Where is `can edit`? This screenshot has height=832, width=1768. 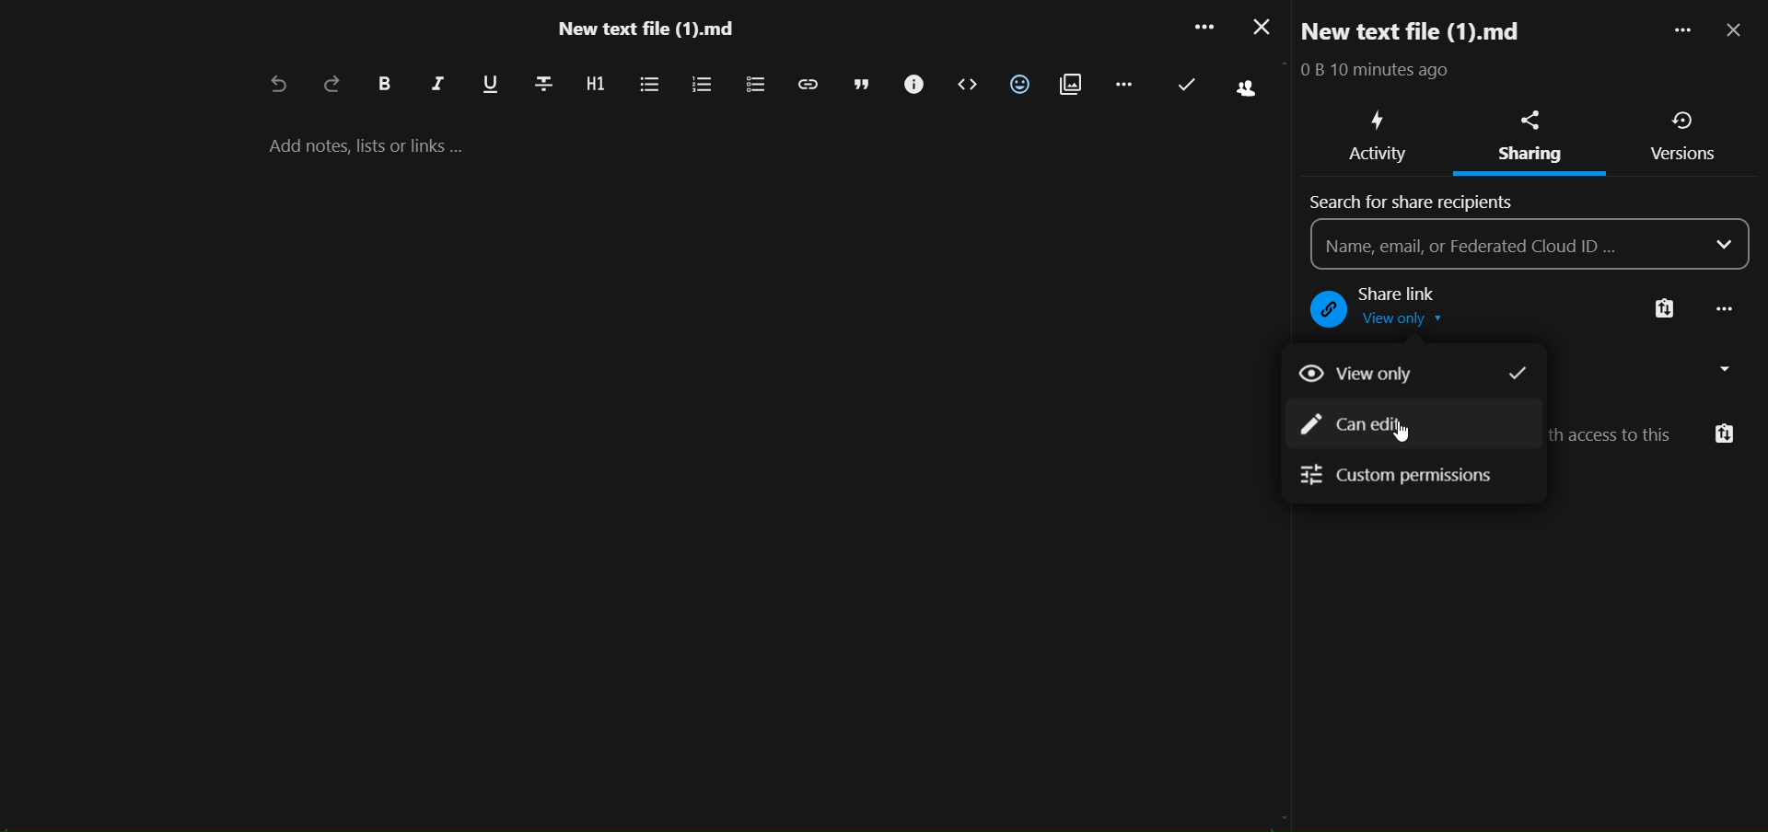 can edit is located at coordinates (1366, 426).